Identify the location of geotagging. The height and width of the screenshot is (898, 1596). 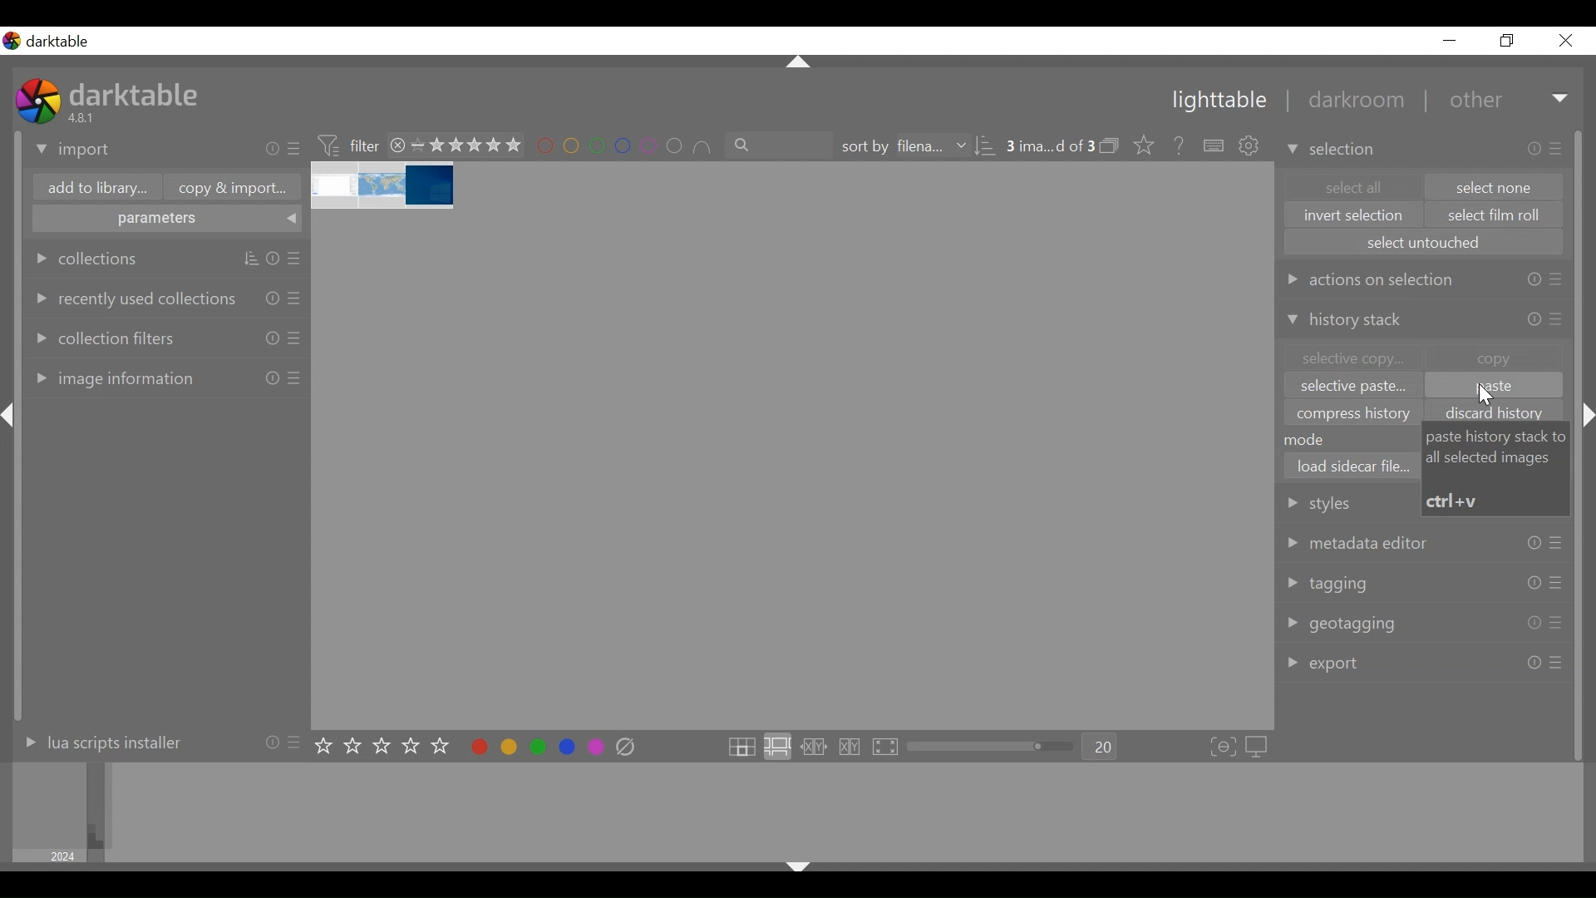
(1344, 624).